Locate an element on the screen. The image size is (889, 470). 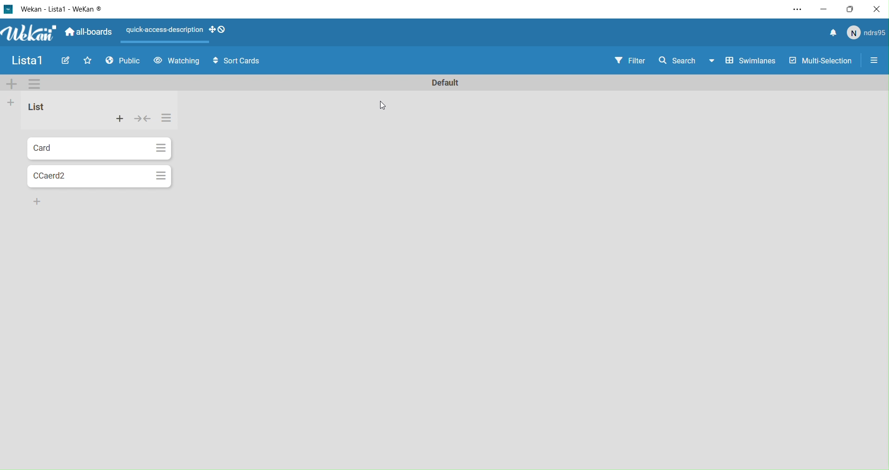
Name is located at coordinates (25, 61).